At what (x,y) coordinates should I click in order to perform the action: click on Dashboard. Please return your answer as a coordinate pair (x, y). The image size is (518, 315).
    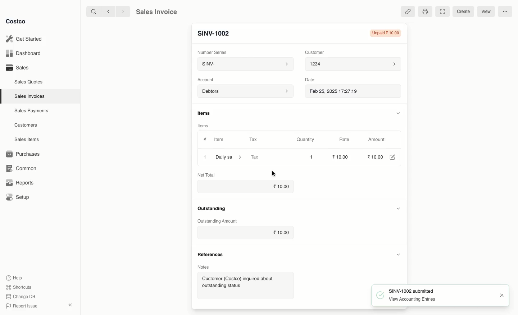
    Looking at the image, I should click on (25, 52).